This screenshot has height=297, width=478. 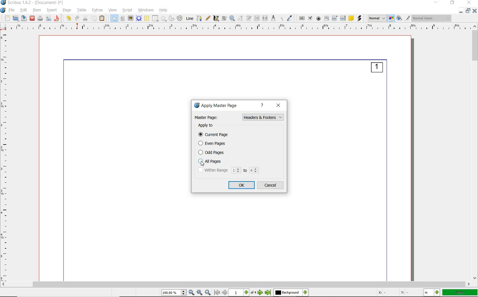 What do you see at coordinates (199, 18) in the screenshot?
I see `Bezier curve` at bounding box center [199, 18].